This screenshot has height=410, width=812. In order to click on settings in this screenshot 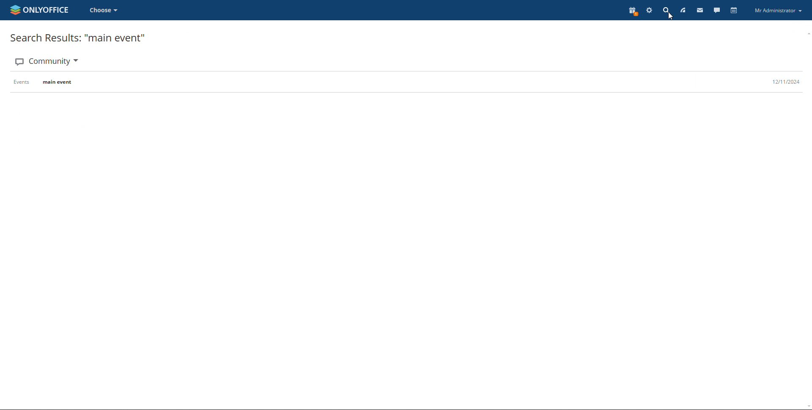, I will do `click(650, 11)`.